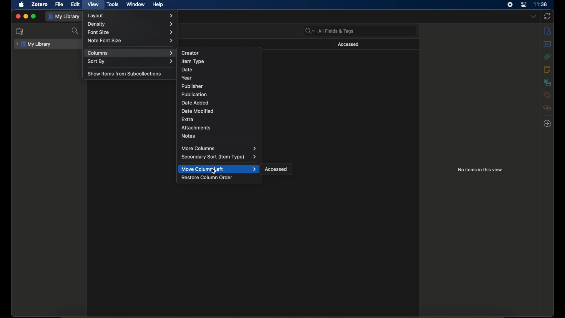 This screenshot has width=565, height=318. Describe the element at coordinates (112, 4) in the screenshot. I see `tools` at that location.